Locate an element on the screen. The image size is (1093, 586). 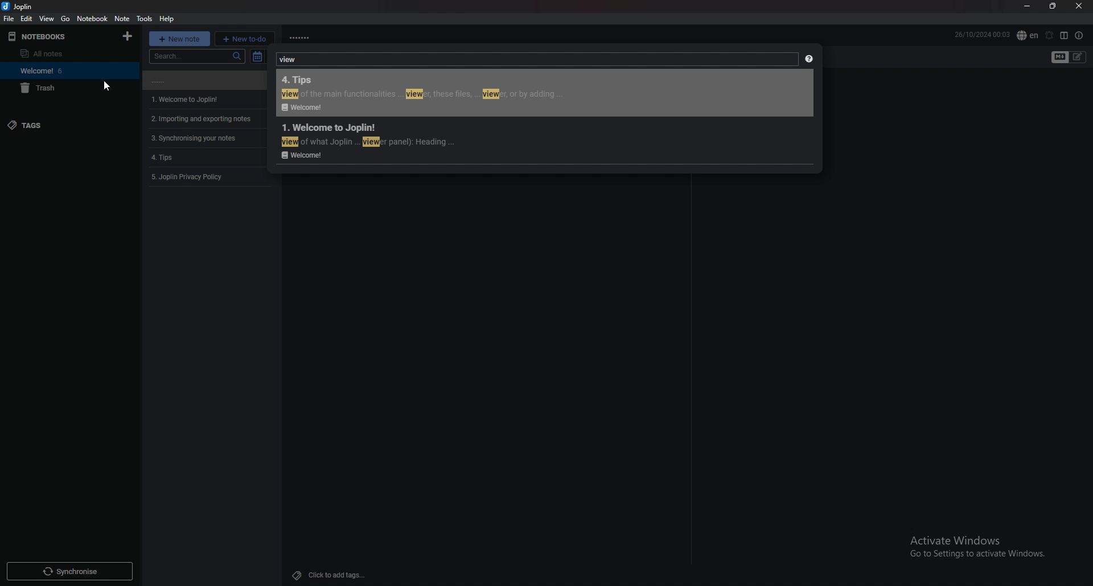
search result is located at coordinates (543, 93).